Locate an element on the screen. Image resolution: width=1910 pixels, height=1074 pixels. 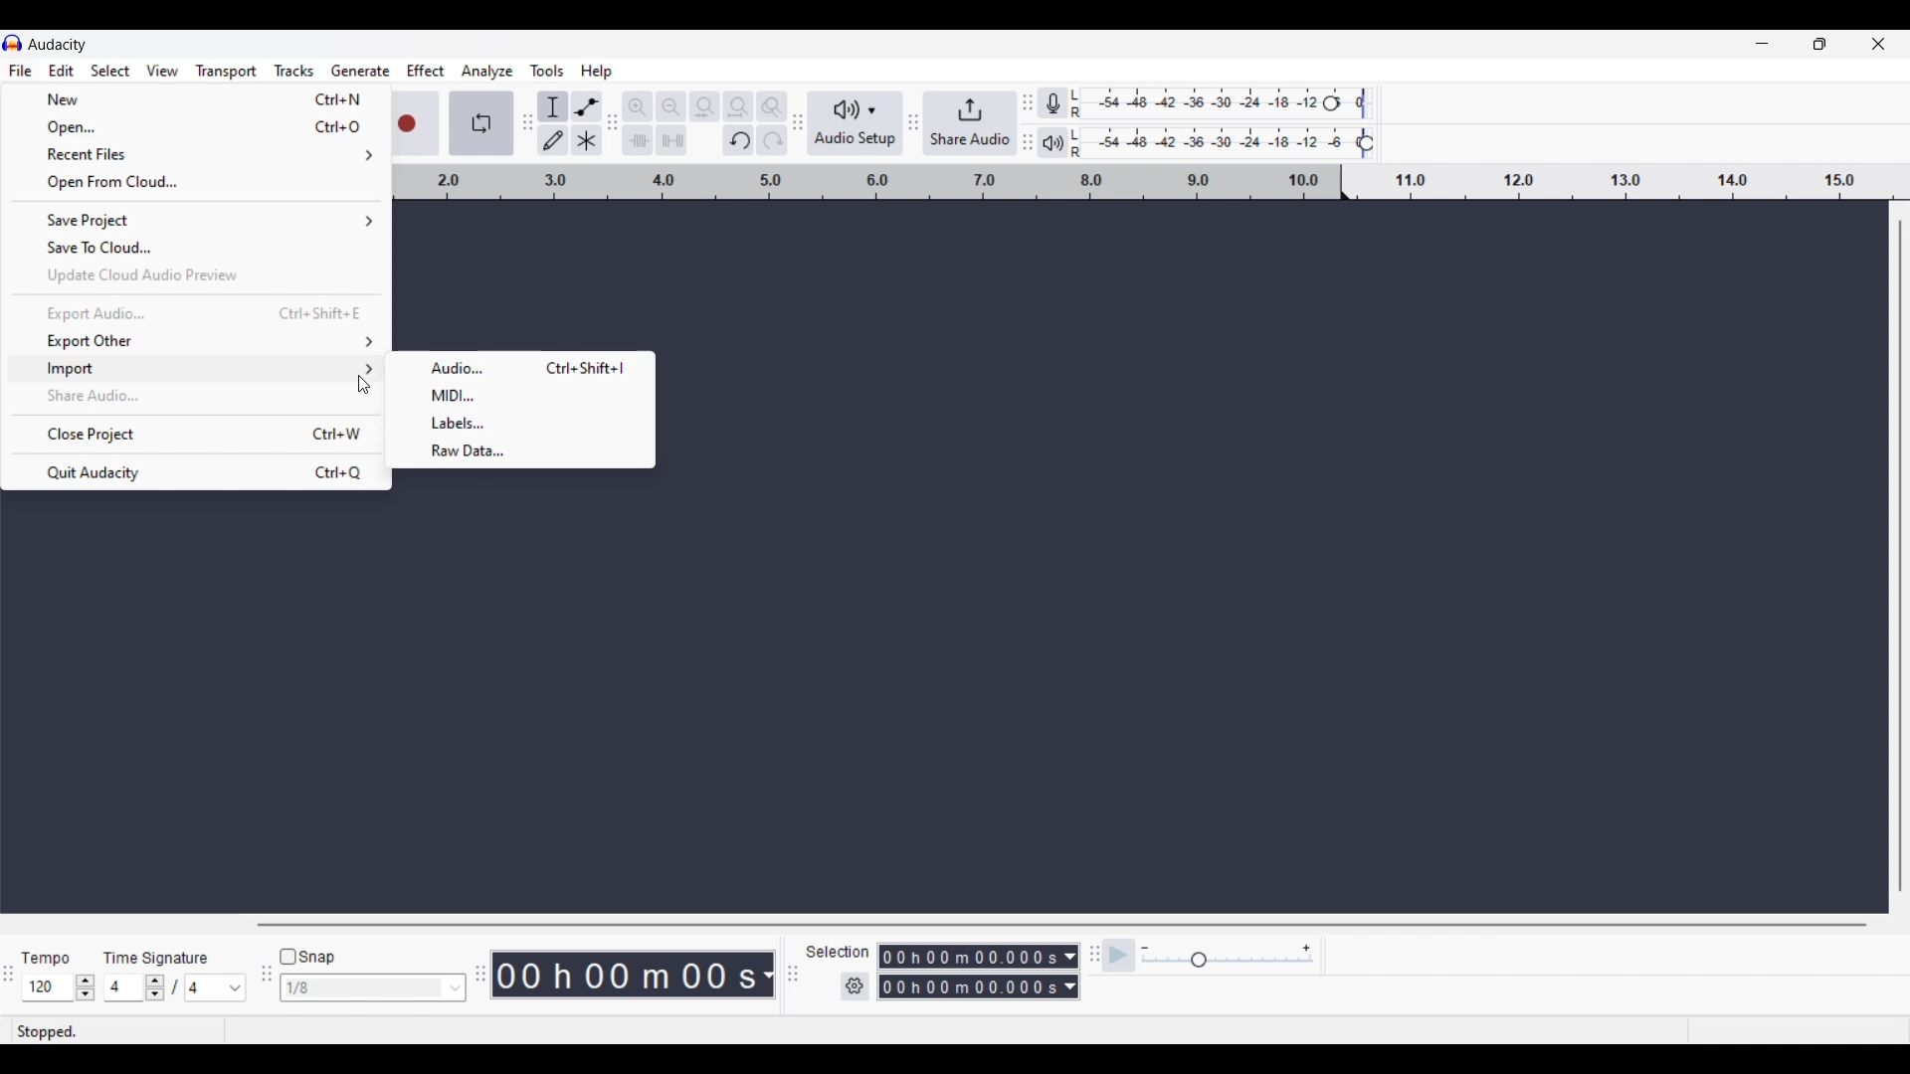
Help menu is located at coordinates (597, 72).